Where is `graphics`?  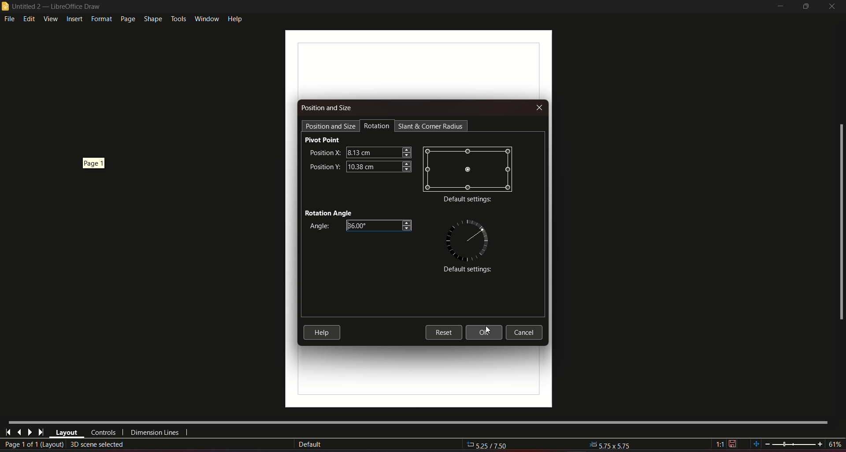
graphics is located at coordinates (468, 239).